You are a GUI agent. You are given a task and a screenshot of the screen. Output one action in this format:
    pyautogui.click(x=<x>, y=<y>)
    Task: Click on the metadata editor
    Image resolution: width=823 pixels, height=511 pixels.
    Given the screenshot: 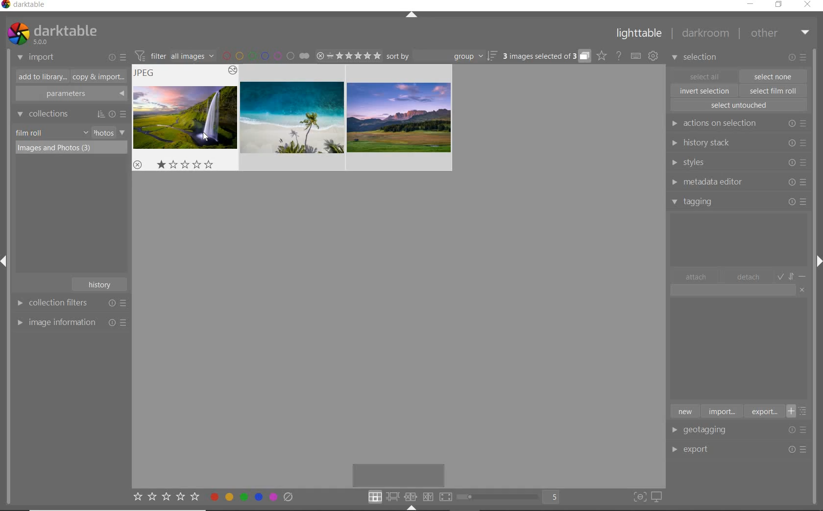 What is the action you would take?
    pyautogui.click(x=737, y=182)
    